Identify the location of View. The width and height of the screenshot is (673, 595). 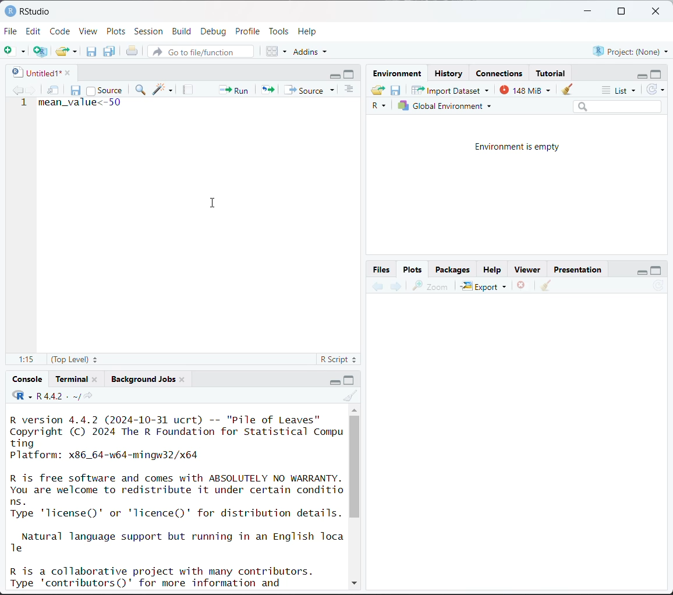
(88, 32).